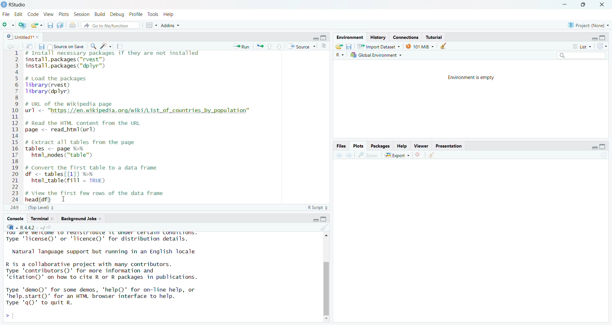  I want to click on close, so click(101, 219).